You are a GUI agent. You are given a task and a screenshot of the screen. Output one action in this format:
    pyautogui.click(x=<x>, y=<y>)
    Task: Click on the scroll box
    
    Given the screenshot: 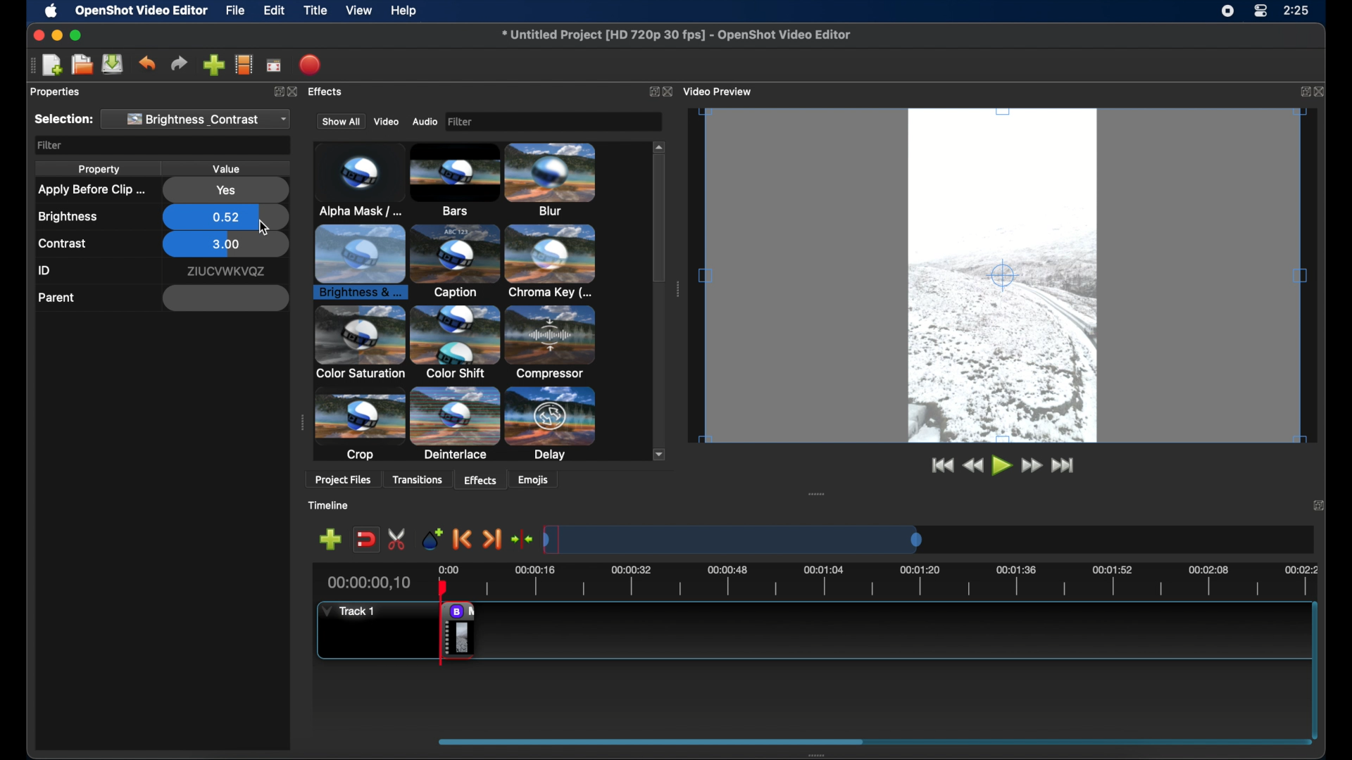 What is the action you would take?
    pyautogui.click(x=660, y=240)
    